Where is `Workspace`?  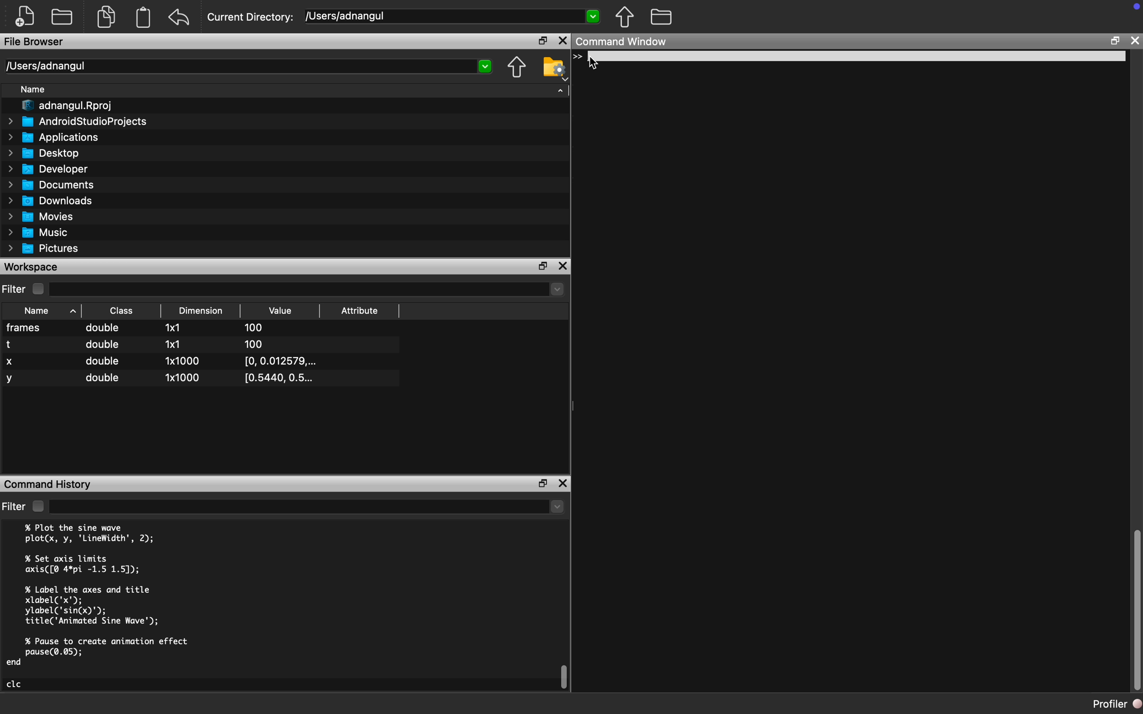
Workspace is located at coordinates (33, 267).